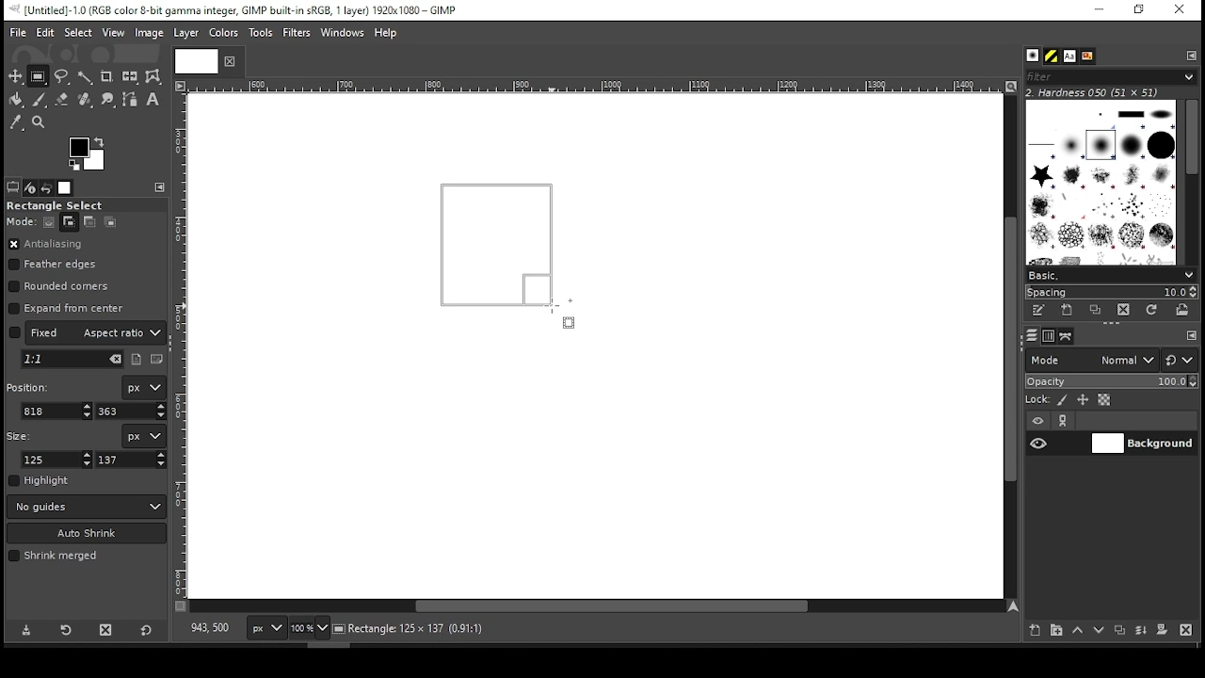 The image size is (1205, 678). Describe the element at coordinates (137, 359) in the screenshot. I see `portrait` at that location.